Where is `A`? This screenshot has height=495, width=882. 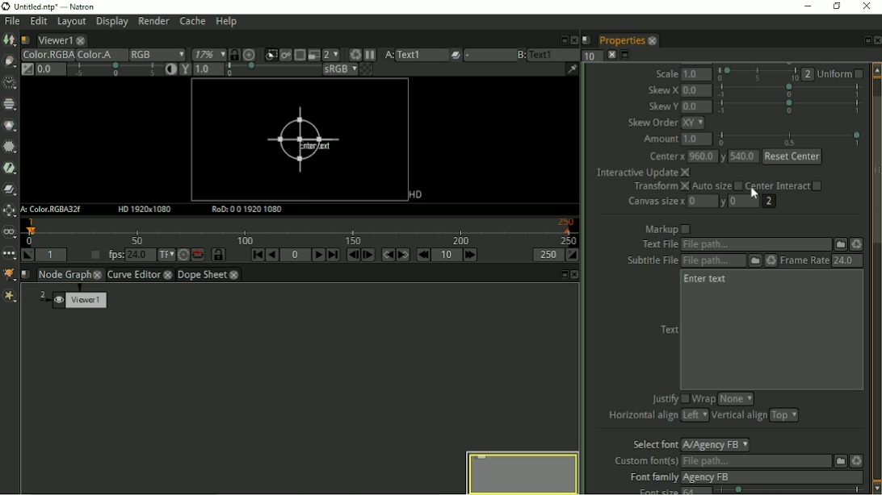
A is located at coordinates (388, 55).